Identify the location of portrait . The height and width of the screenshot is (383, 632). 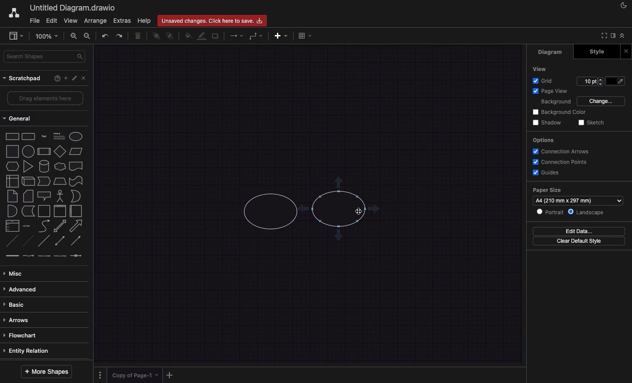
(551, 213).